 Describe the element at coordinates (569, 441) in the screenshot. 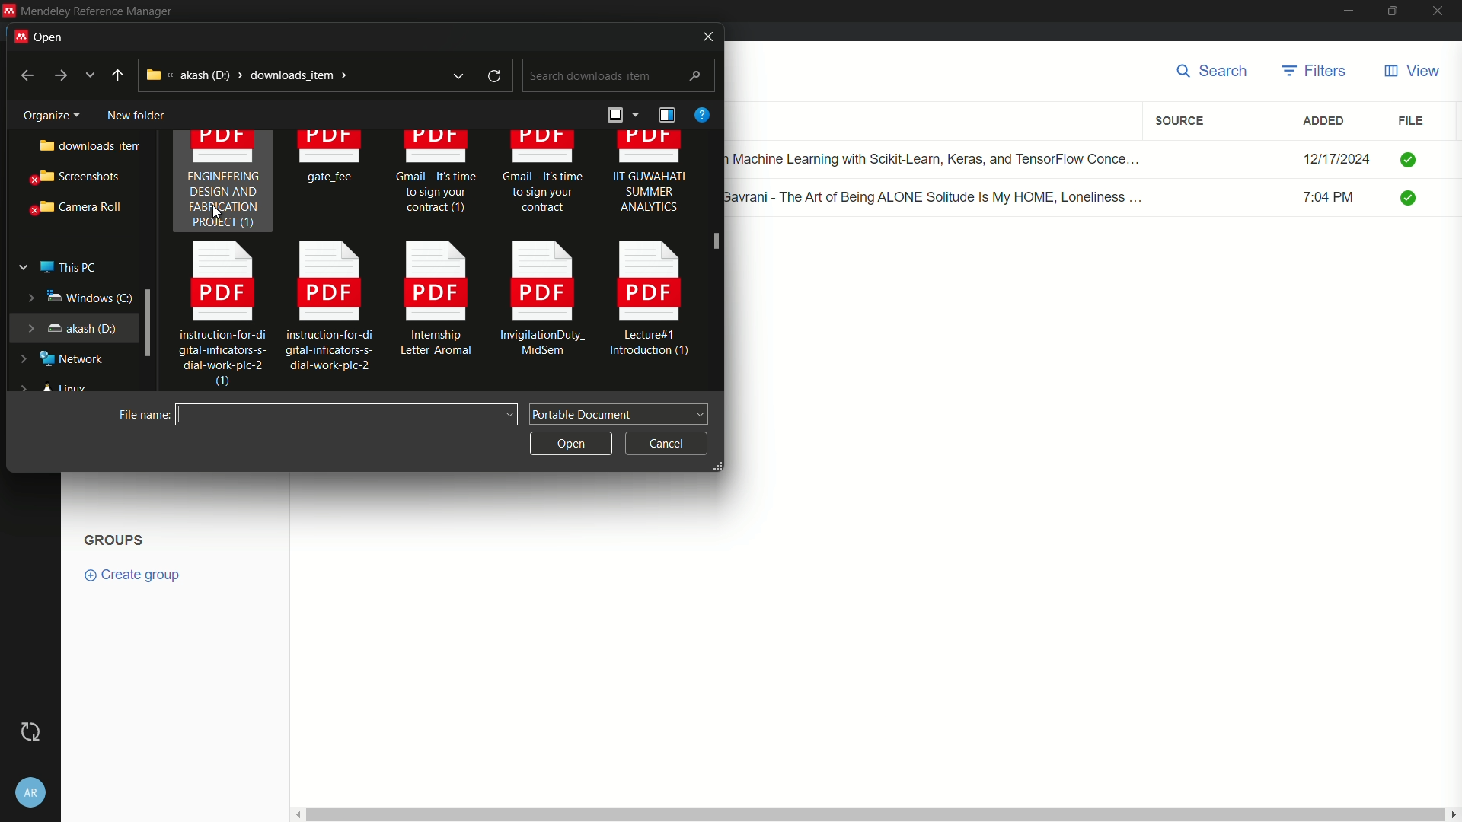

I see `open` at that location.